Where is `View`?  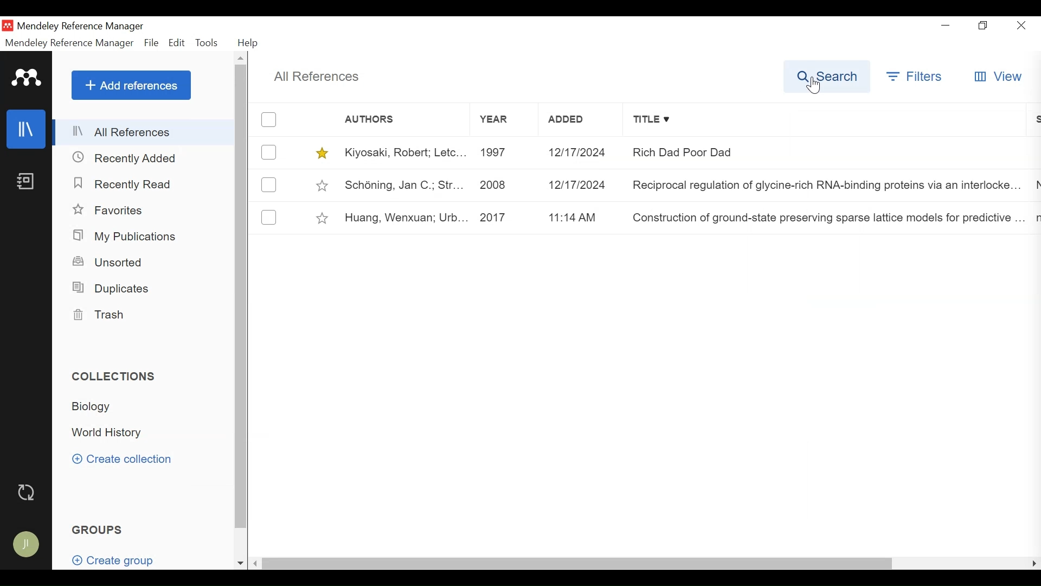
View is located at coordinates (998, 77).